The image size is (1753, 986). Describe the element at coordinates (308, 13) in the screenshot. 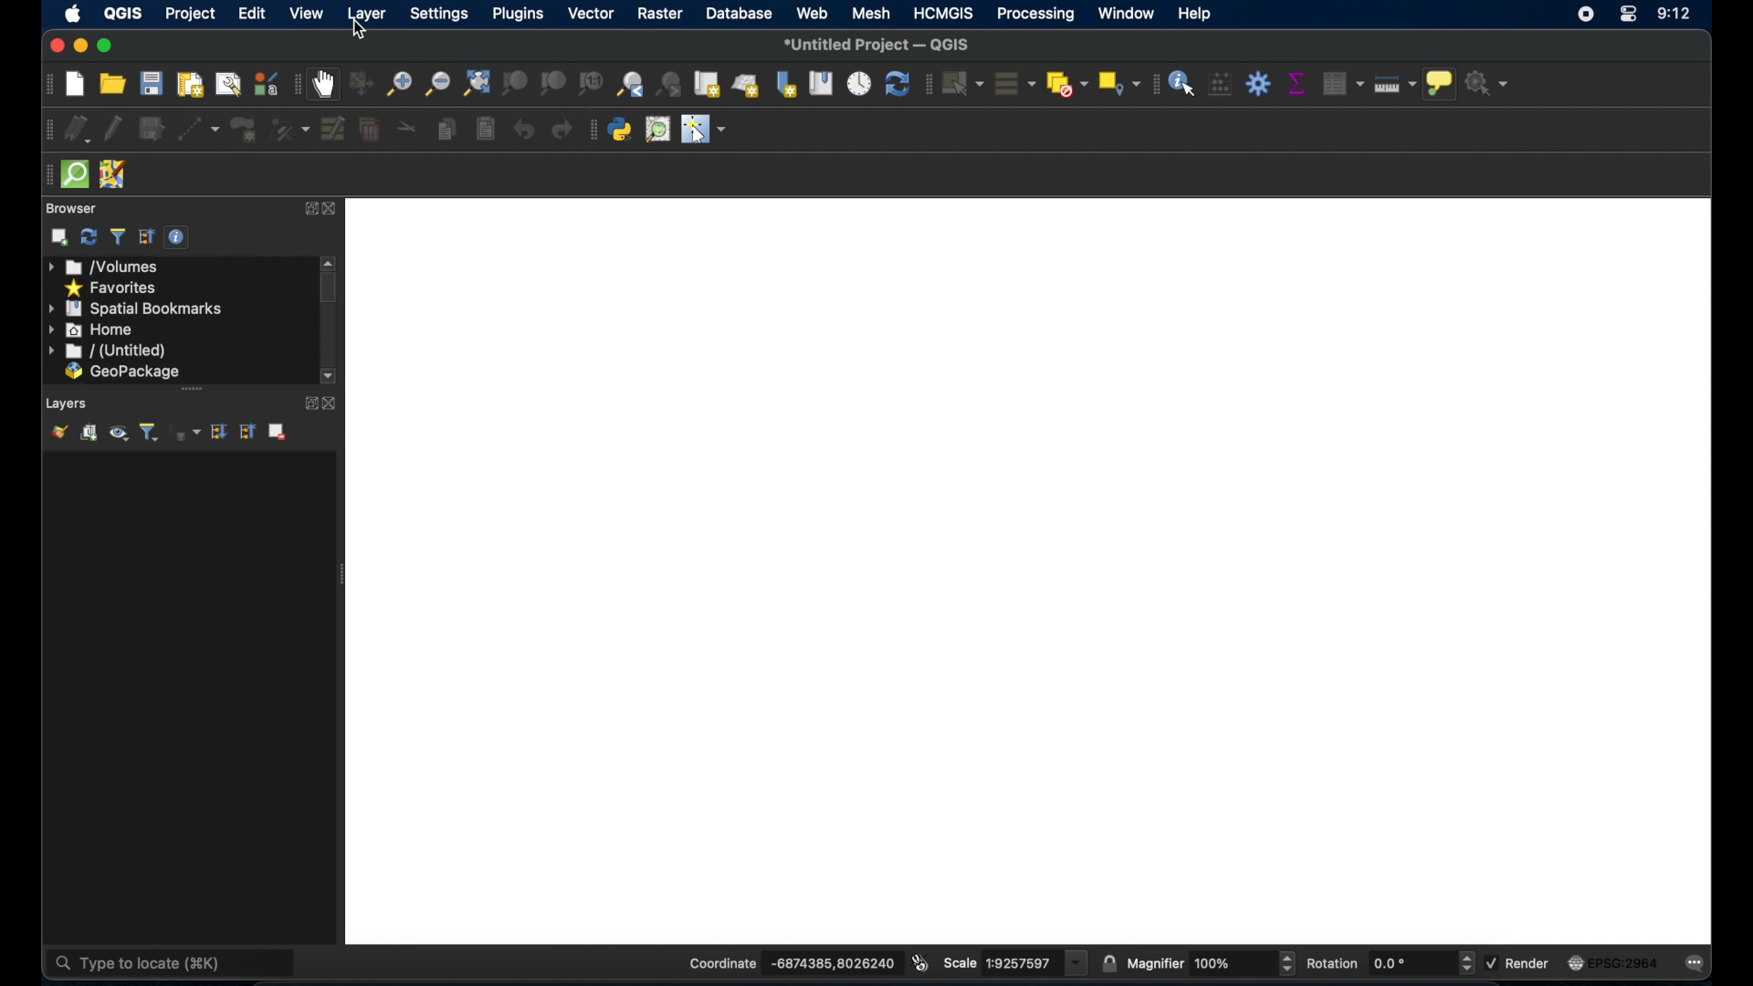

I see `view` at that location.